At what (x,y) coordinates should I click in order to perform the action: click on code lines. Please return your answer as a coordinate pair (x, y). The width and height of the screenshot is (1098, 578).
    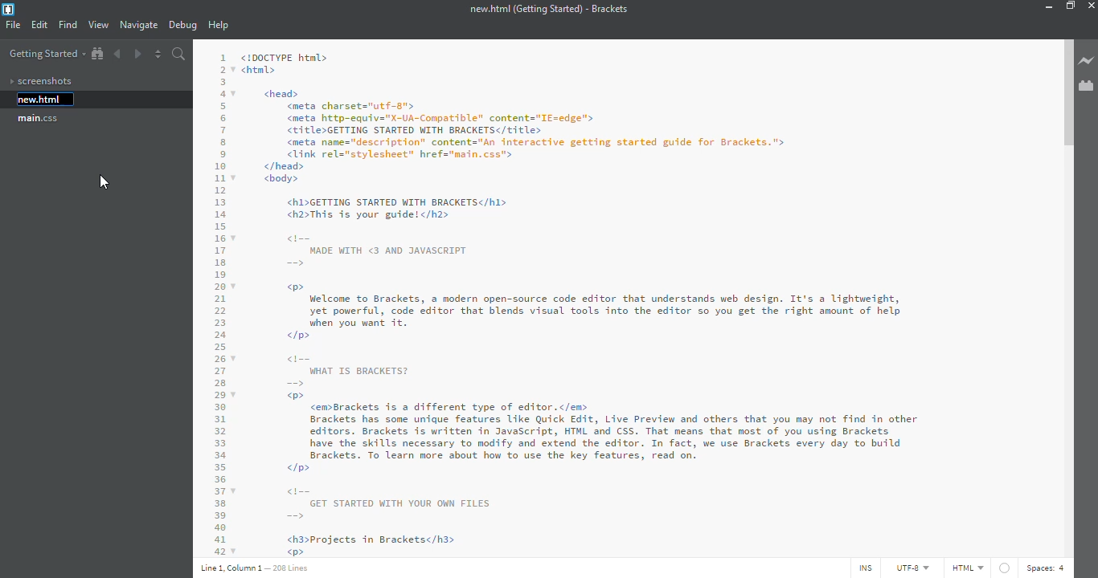
    Looking at the image, I should click on (217, 300).